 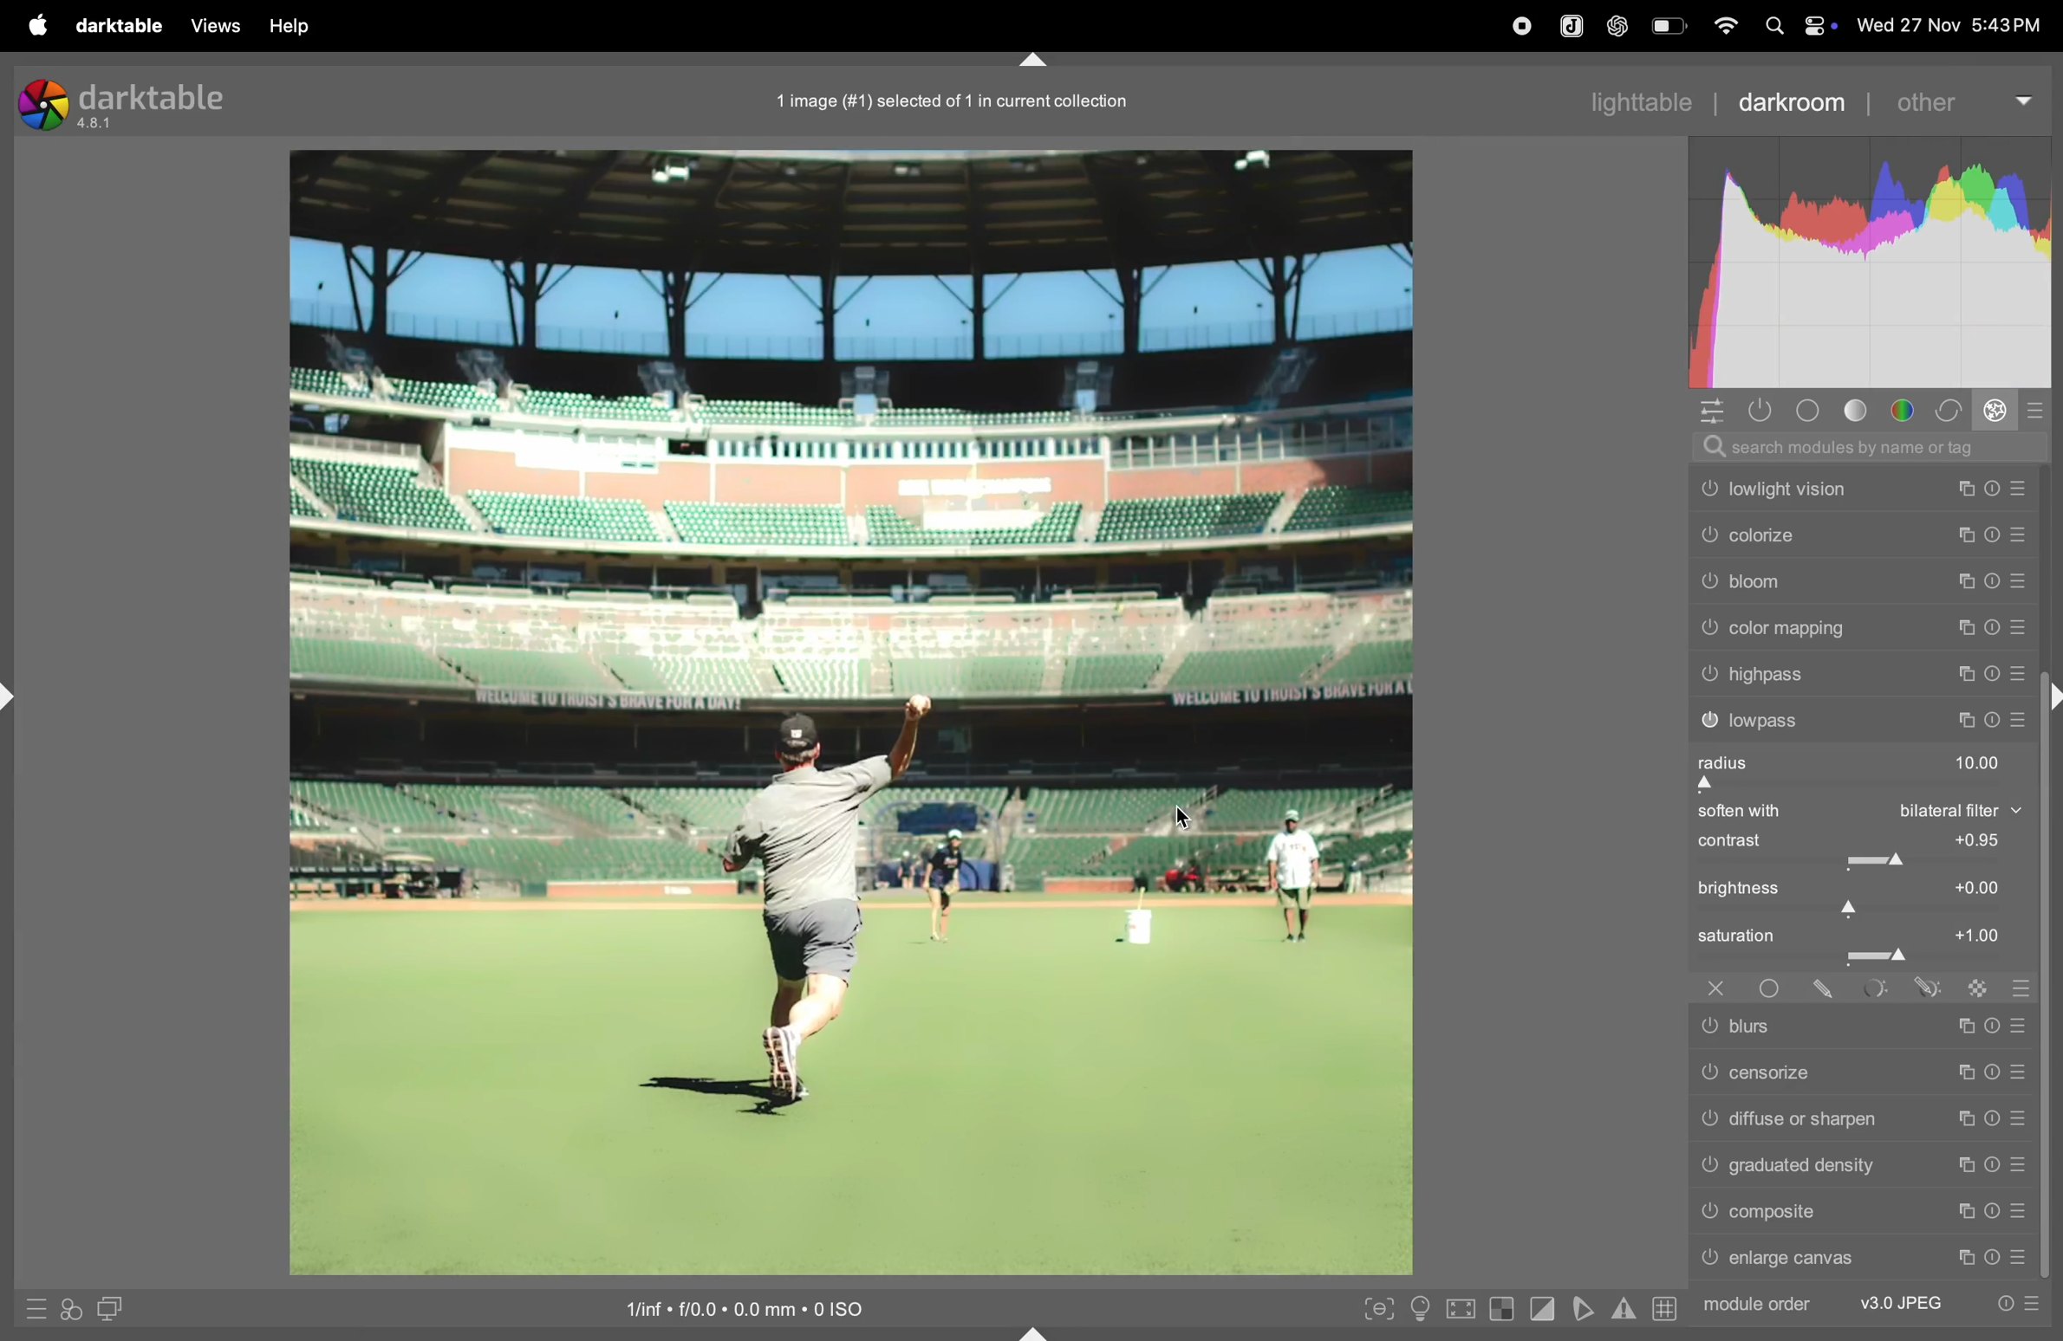 What do you see at coordinates (1948, 411) in the screenshot?
I see `correct` at bounding box center [1948, 411].